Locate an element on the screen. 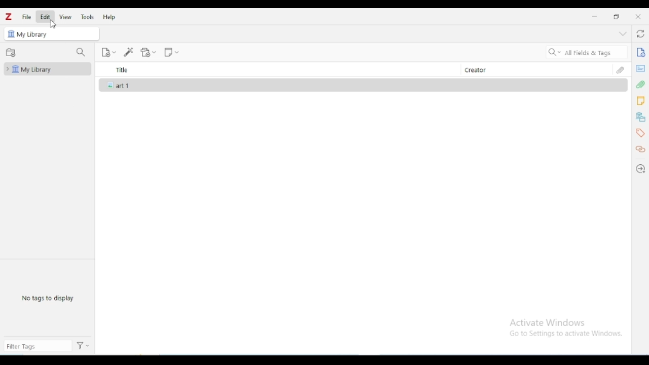 This screenshot has height=365, width=649. close is located at coordinates (638, 16).